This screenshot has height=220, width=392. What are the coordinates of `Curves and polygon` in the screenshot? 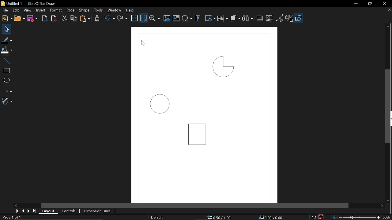 It's located at (7, 101).